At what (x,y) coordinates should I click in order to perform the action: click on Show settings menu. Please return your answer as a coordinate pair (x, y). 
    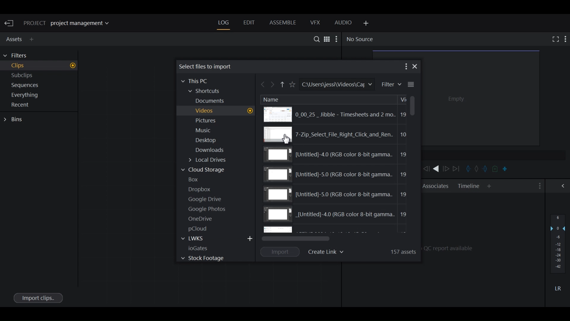
    Looking at the image, I should click on (539, 186).